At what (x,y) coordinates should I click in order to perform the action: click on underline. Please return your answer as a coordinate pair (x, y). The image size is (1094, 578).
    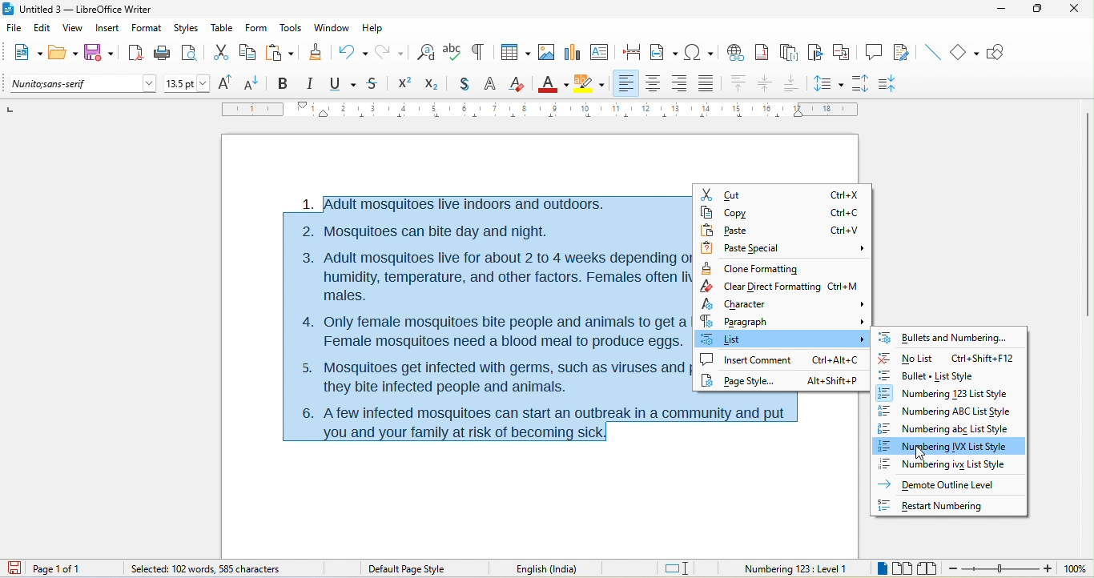
    Looking at the image, I should click on (344, 84).